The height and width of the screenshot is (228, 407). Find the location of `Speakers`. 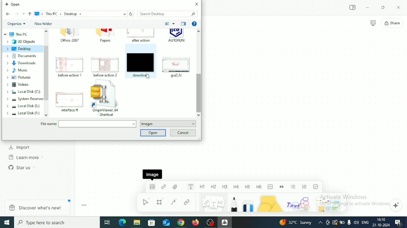

Speakers is located at coordinates (356, 223).